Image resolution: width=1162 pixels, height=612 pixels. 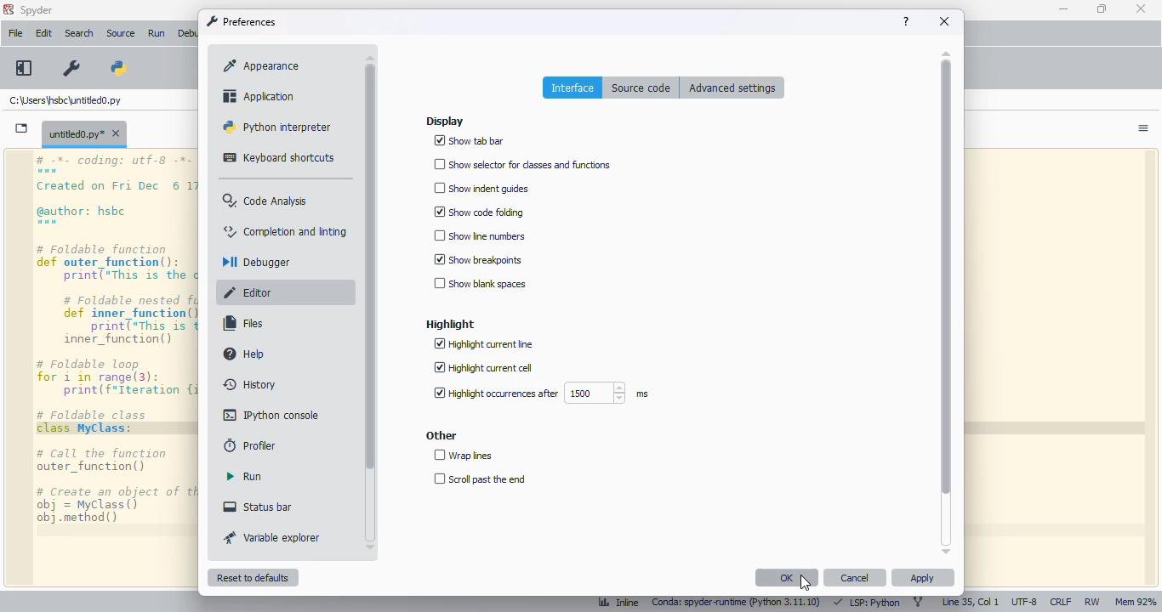 I want to click on file, so click(x=15, y=33).